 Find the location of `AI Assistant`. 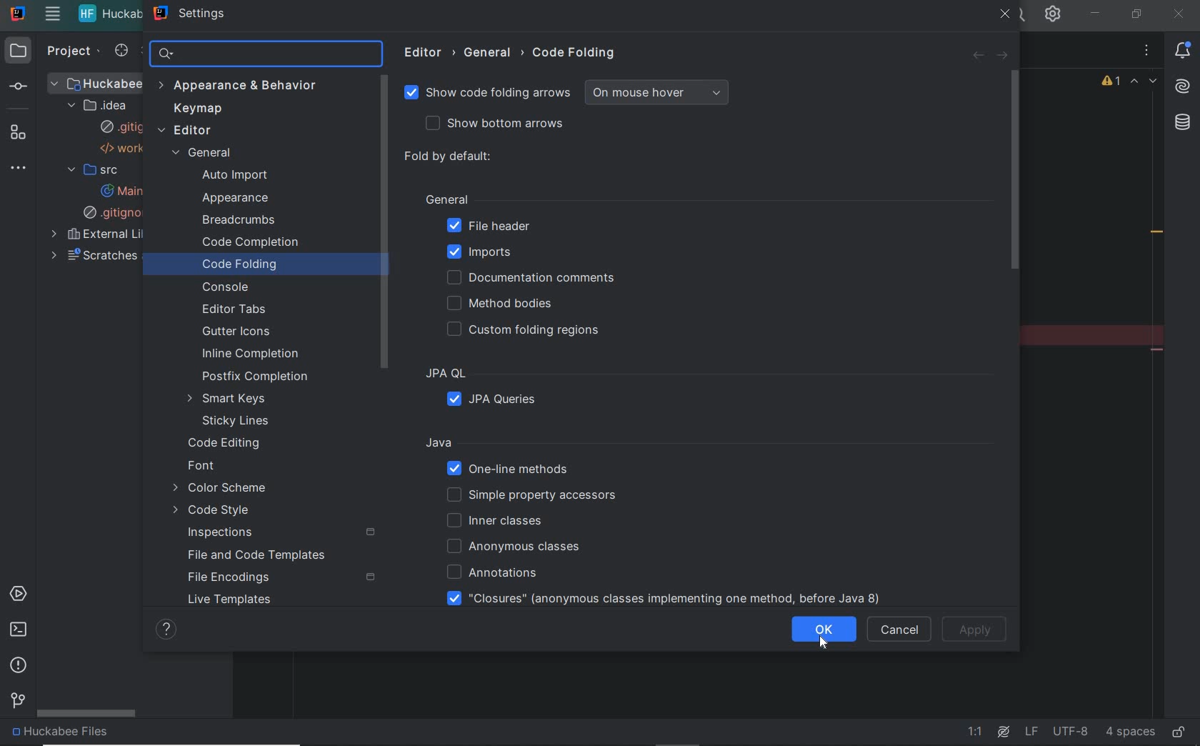

AI Assistant is located at coordinates (1004, 732).